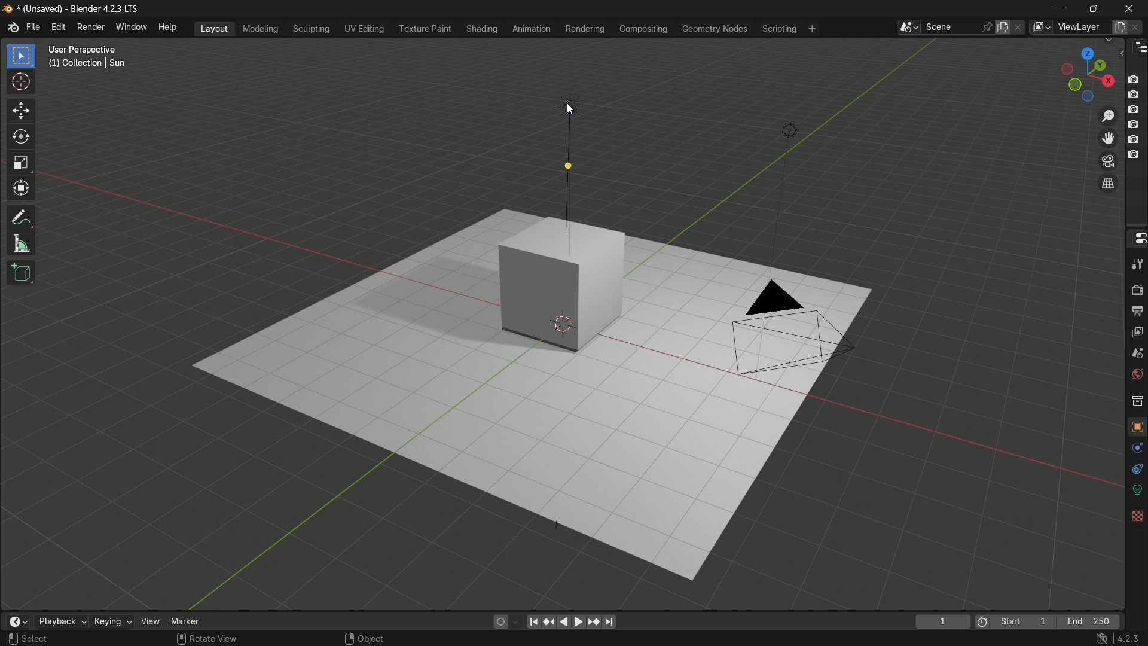 The width and height of the screenshot is (1148, 646). I want to click on render, so click(1137, 289).